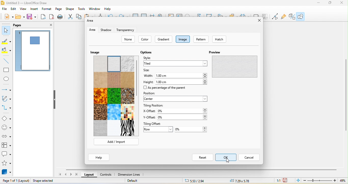  Describe the element at coordinates (60, 9) in the screenshot. I see `page` at that location.